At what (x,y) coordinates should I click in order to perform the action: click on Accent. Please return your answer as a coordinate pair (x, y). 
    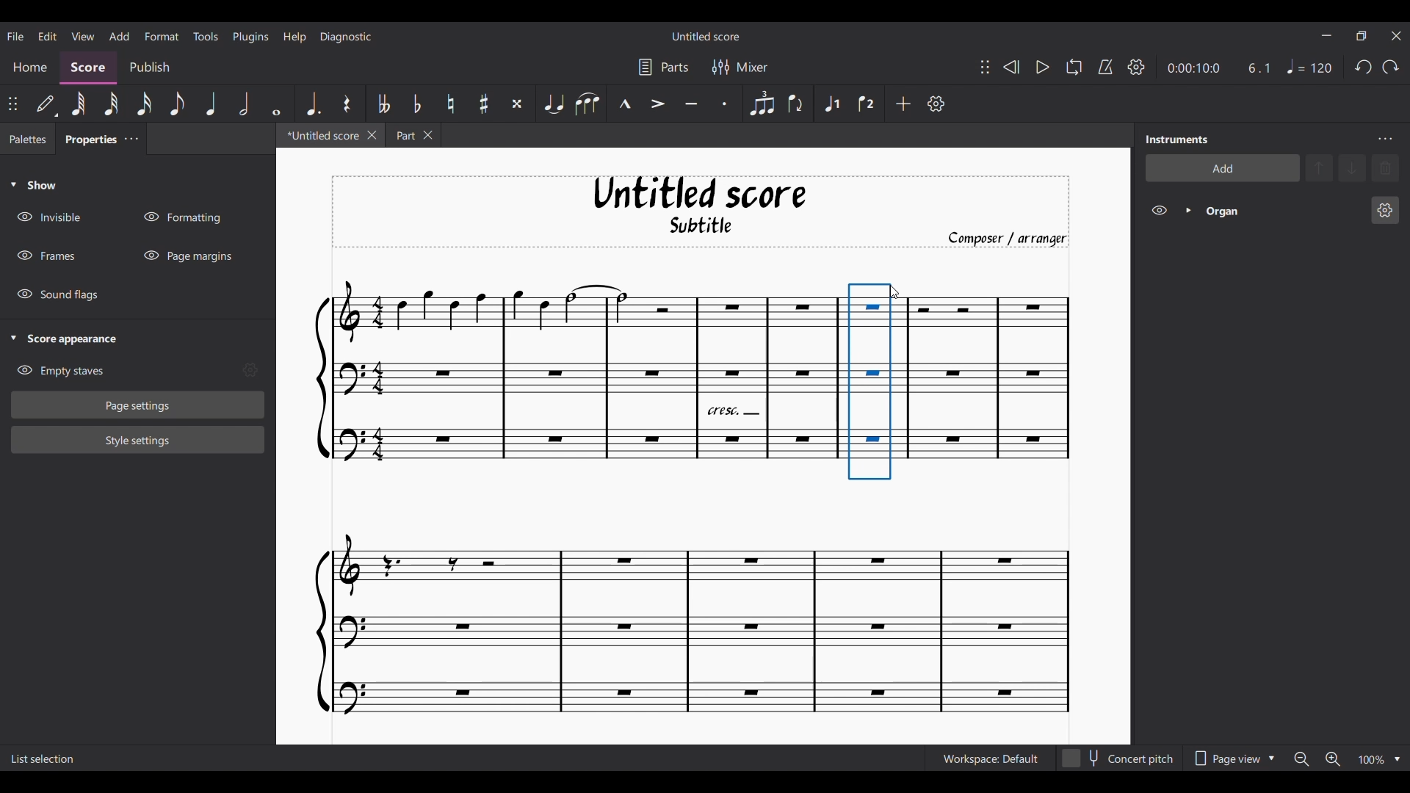
    Looking at the image, I should click on (657, 104).